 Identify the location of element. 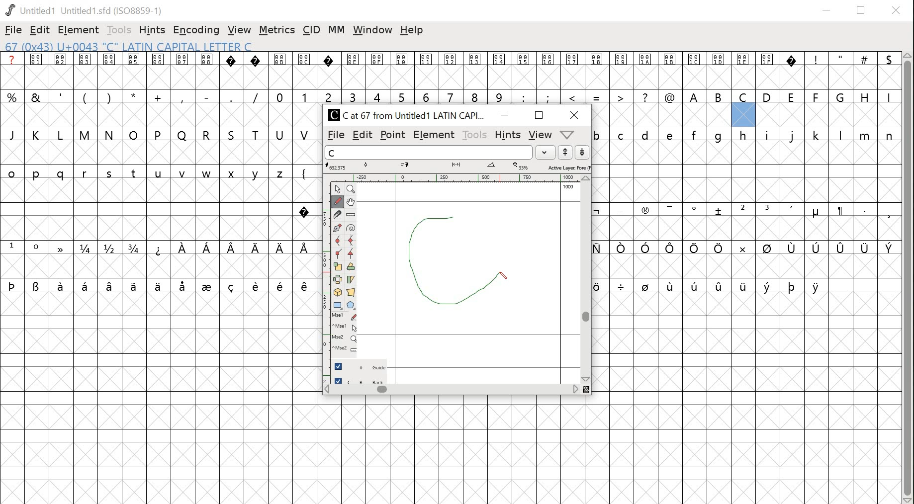
(78, 30).